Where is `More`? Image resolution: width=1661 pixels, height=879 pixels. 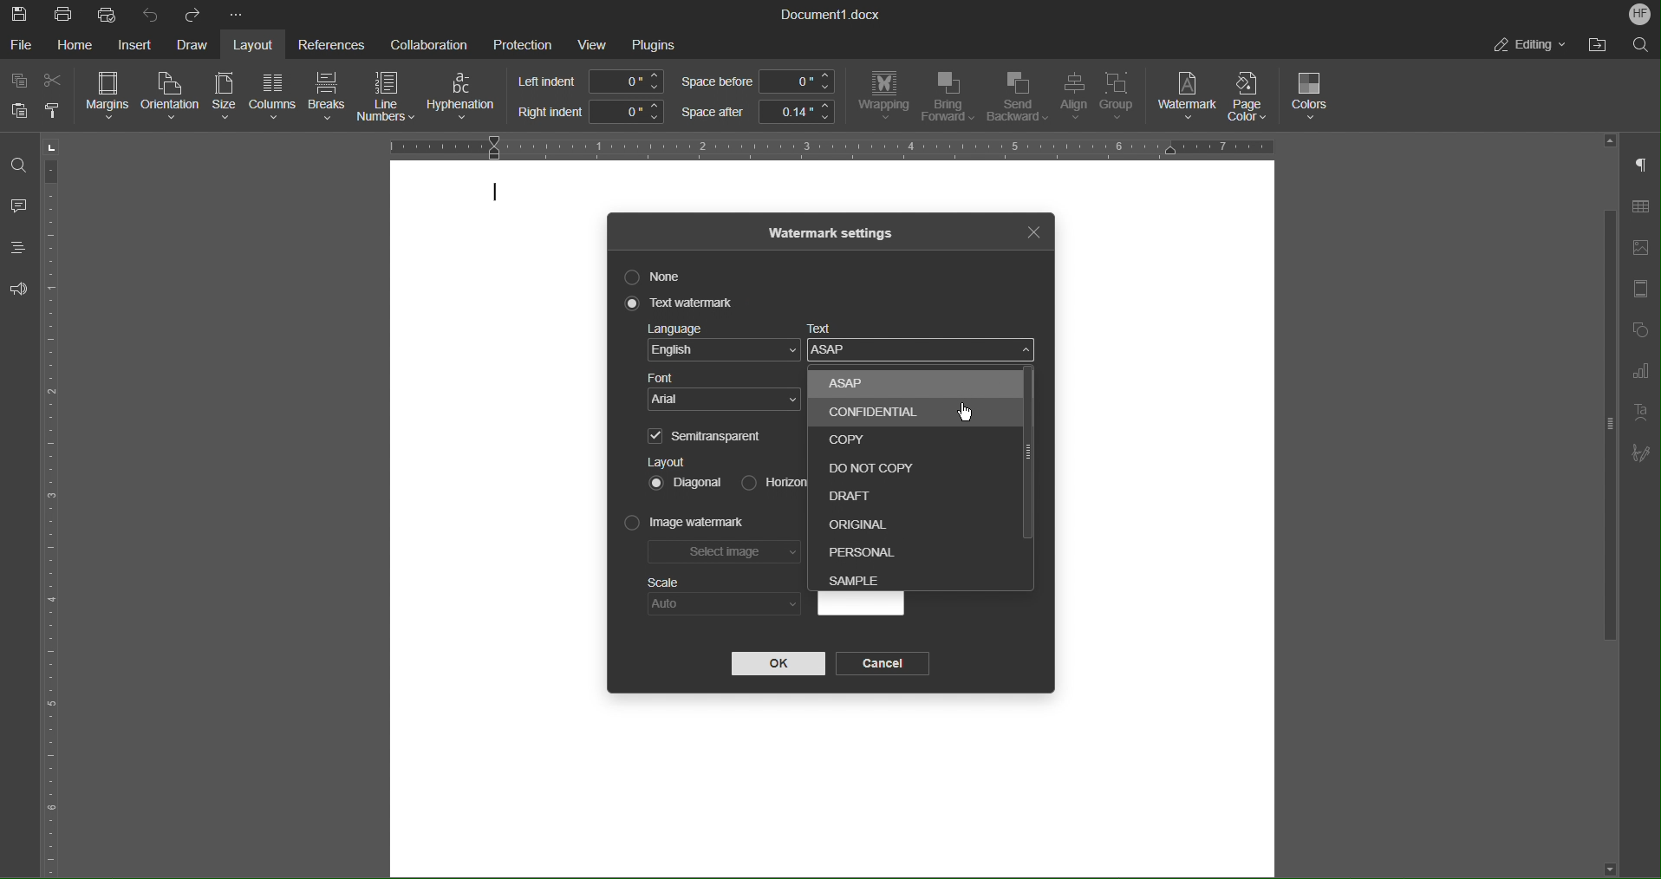 More is located at coordinates (238, 16).